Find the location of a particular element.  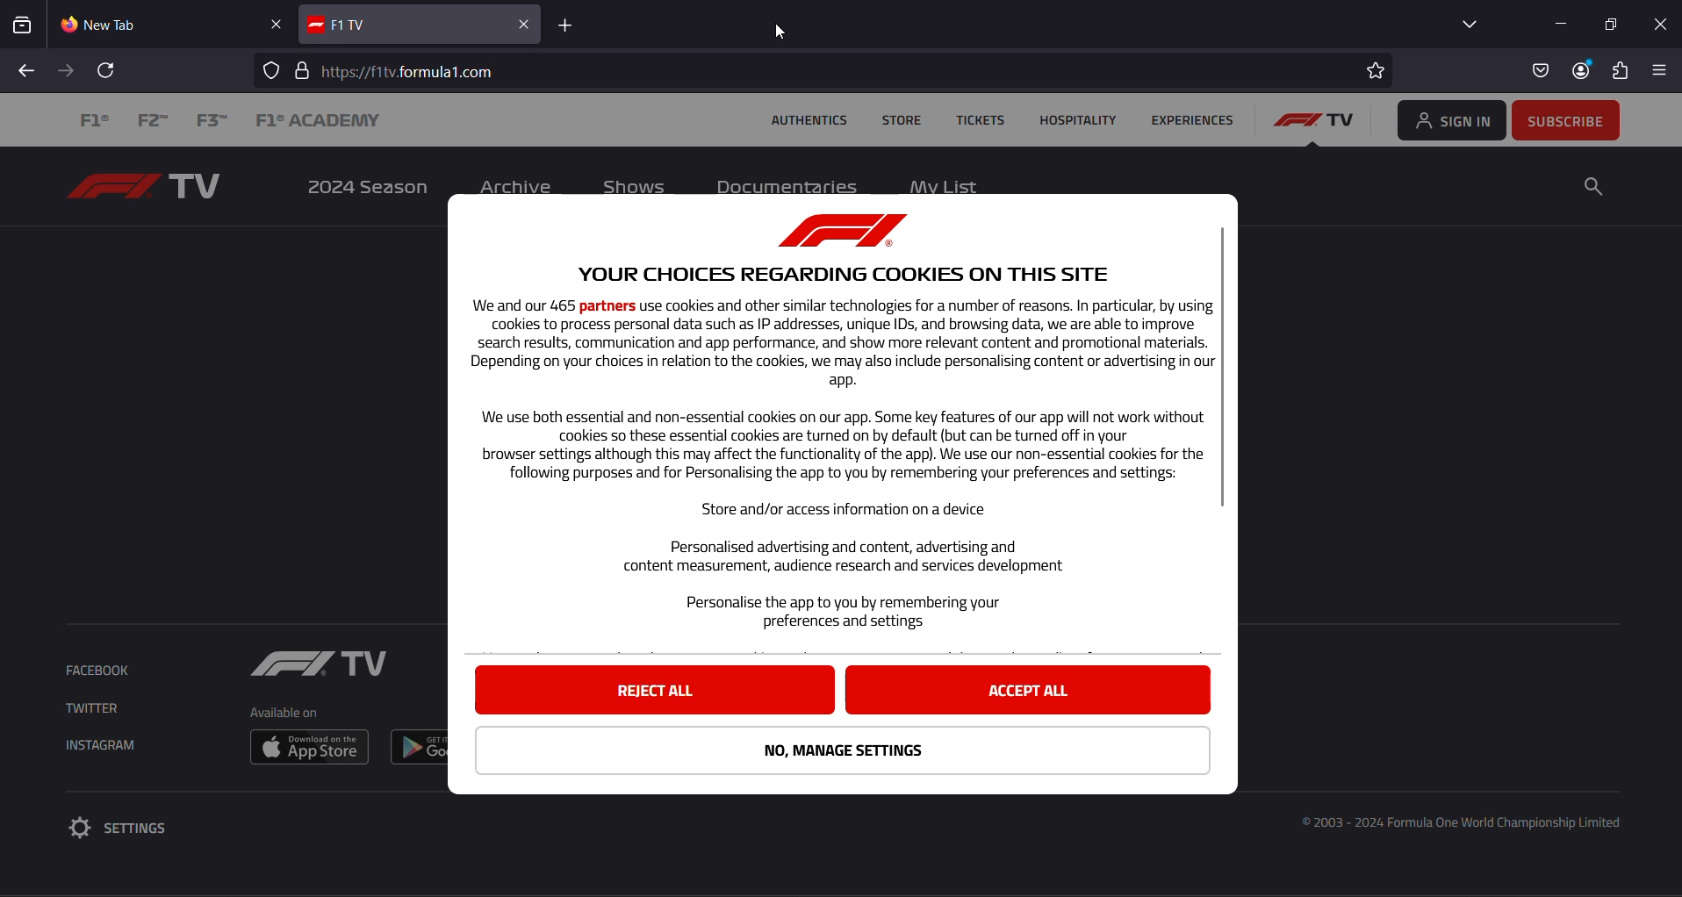

minimize is located at coordinates (1563, 20).